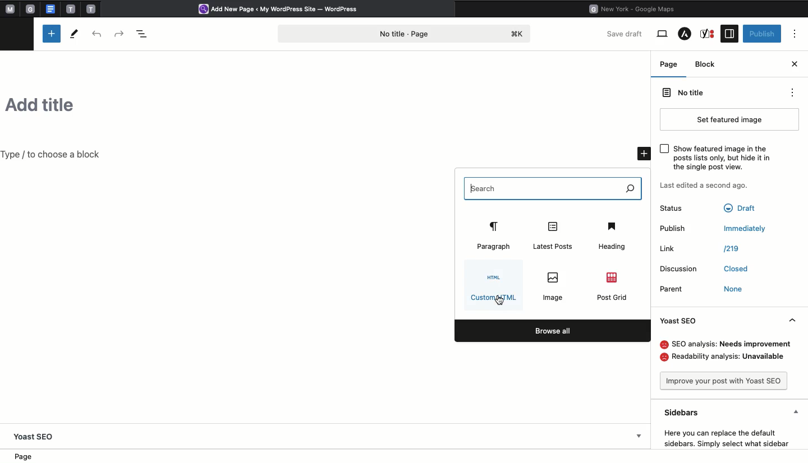  Describe the element at coordinates (662, 34) in the screenshot. I see `View` at that location.